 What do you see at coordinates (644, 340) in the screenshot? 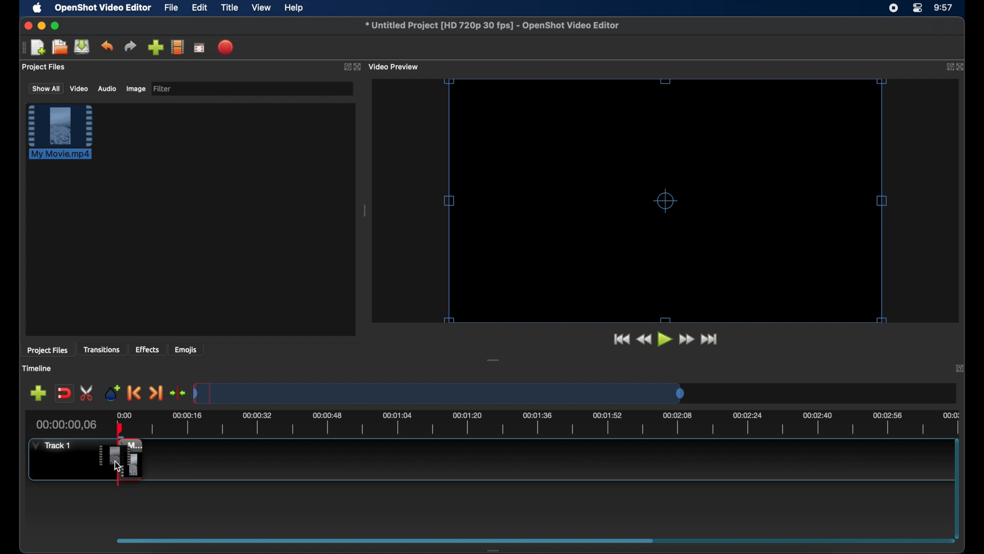
I see `rewind` at bounding box center [644, 340].